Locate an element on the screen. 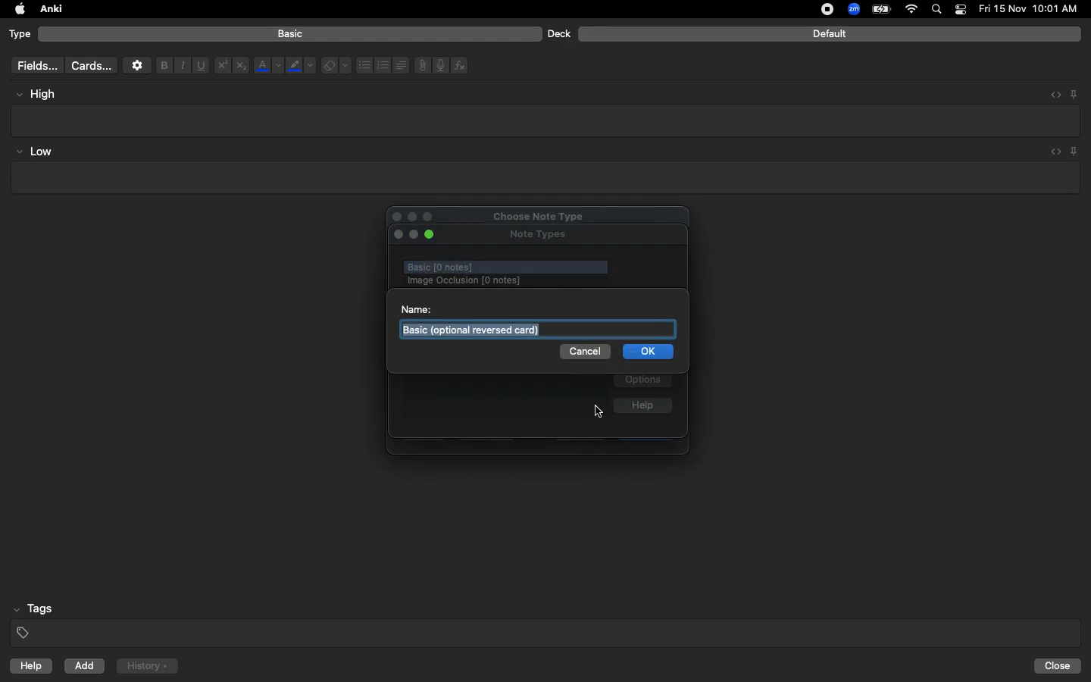 The width and height of the screenshot is (1091, 682). help is located at coordinates (642, 407).